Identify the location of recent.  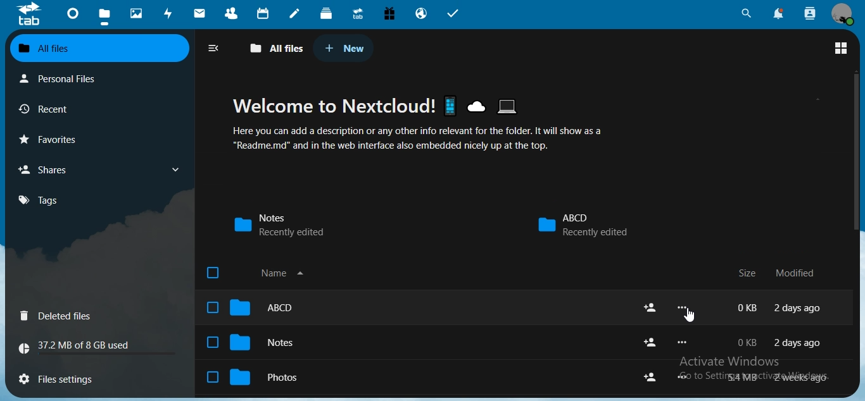
(45, 108).